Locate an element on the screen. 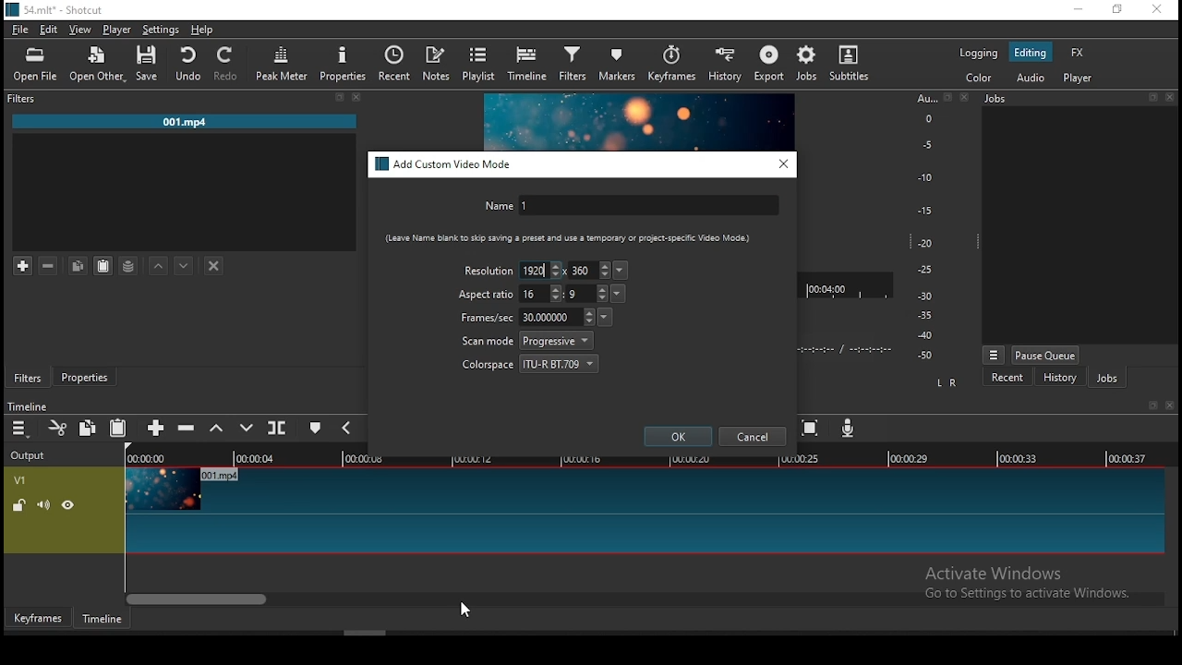  filters is located at coordinates (28, 378).